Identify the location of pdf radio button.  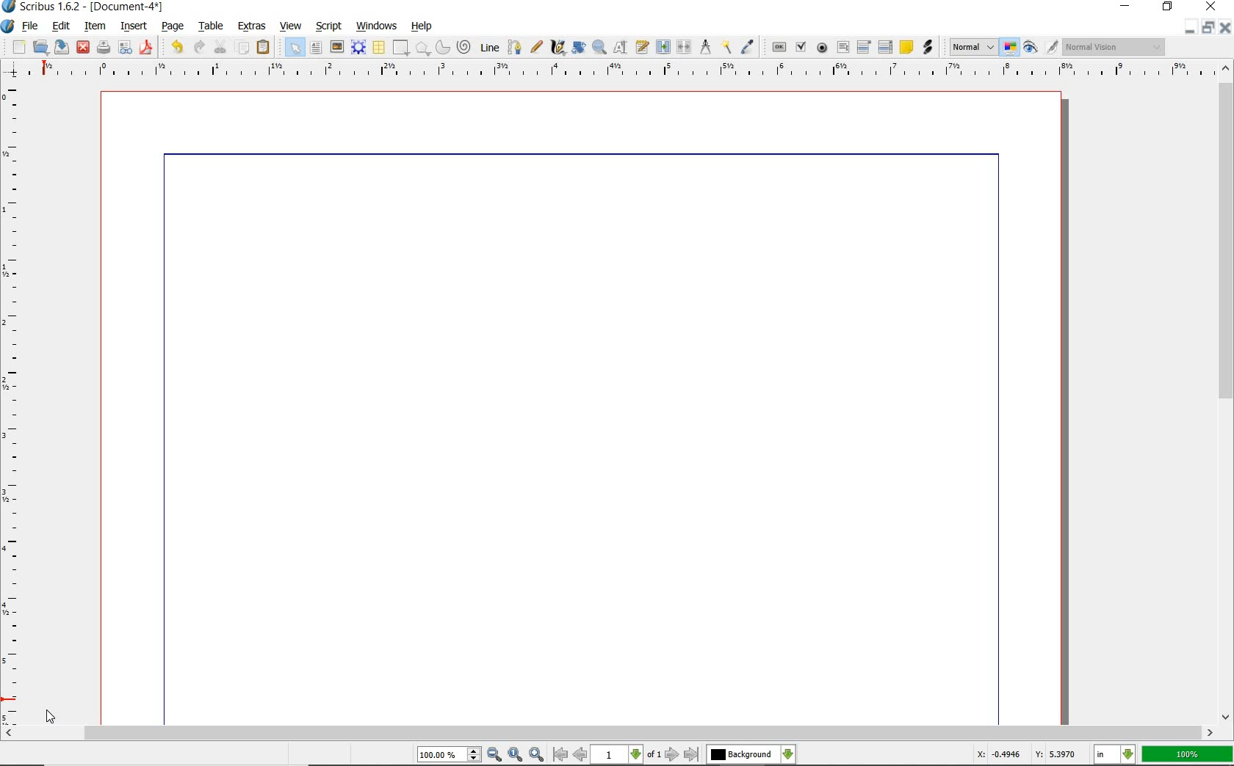
(821, 48).